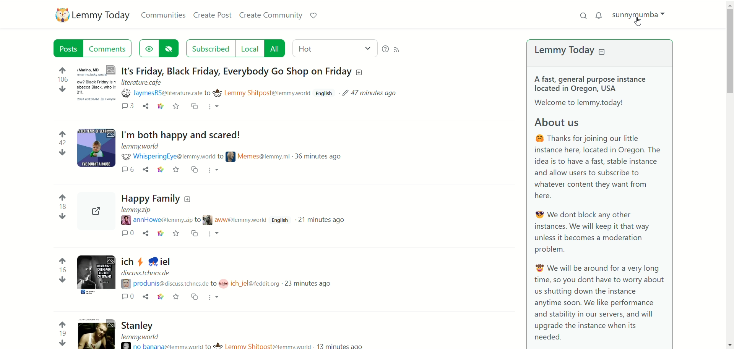 This screenshot has height=349, width=734. What do you see at coordinates (600, 210) in the screenshot?
I see `text` at bounding box center [600, 210].